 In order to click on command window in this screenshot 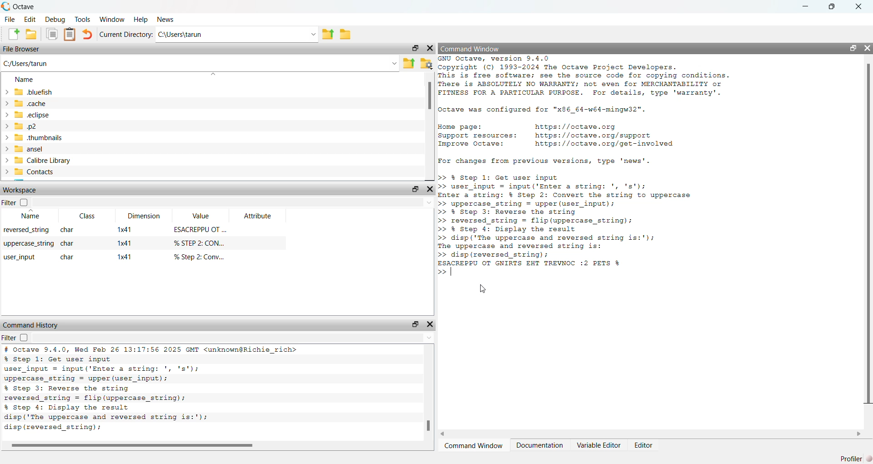, I will do `click(472, 446)`.